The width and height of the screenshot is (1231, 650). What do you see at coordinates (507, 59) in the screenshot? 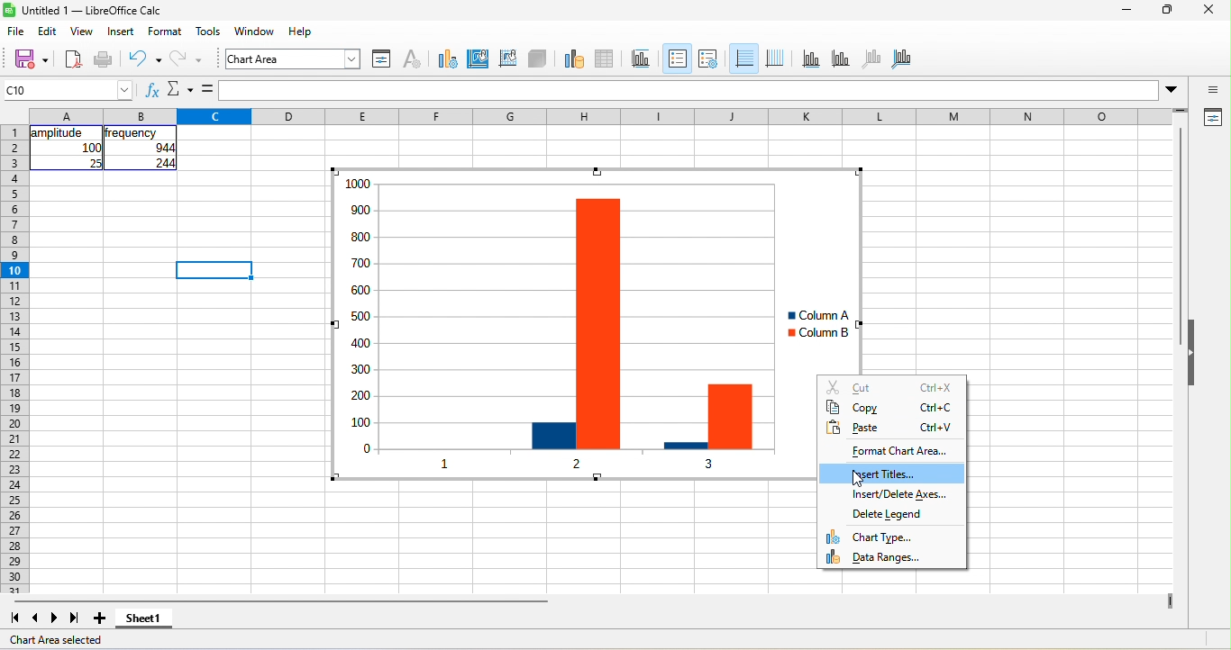
I see `chart wall` at bounding box center [507, 59].